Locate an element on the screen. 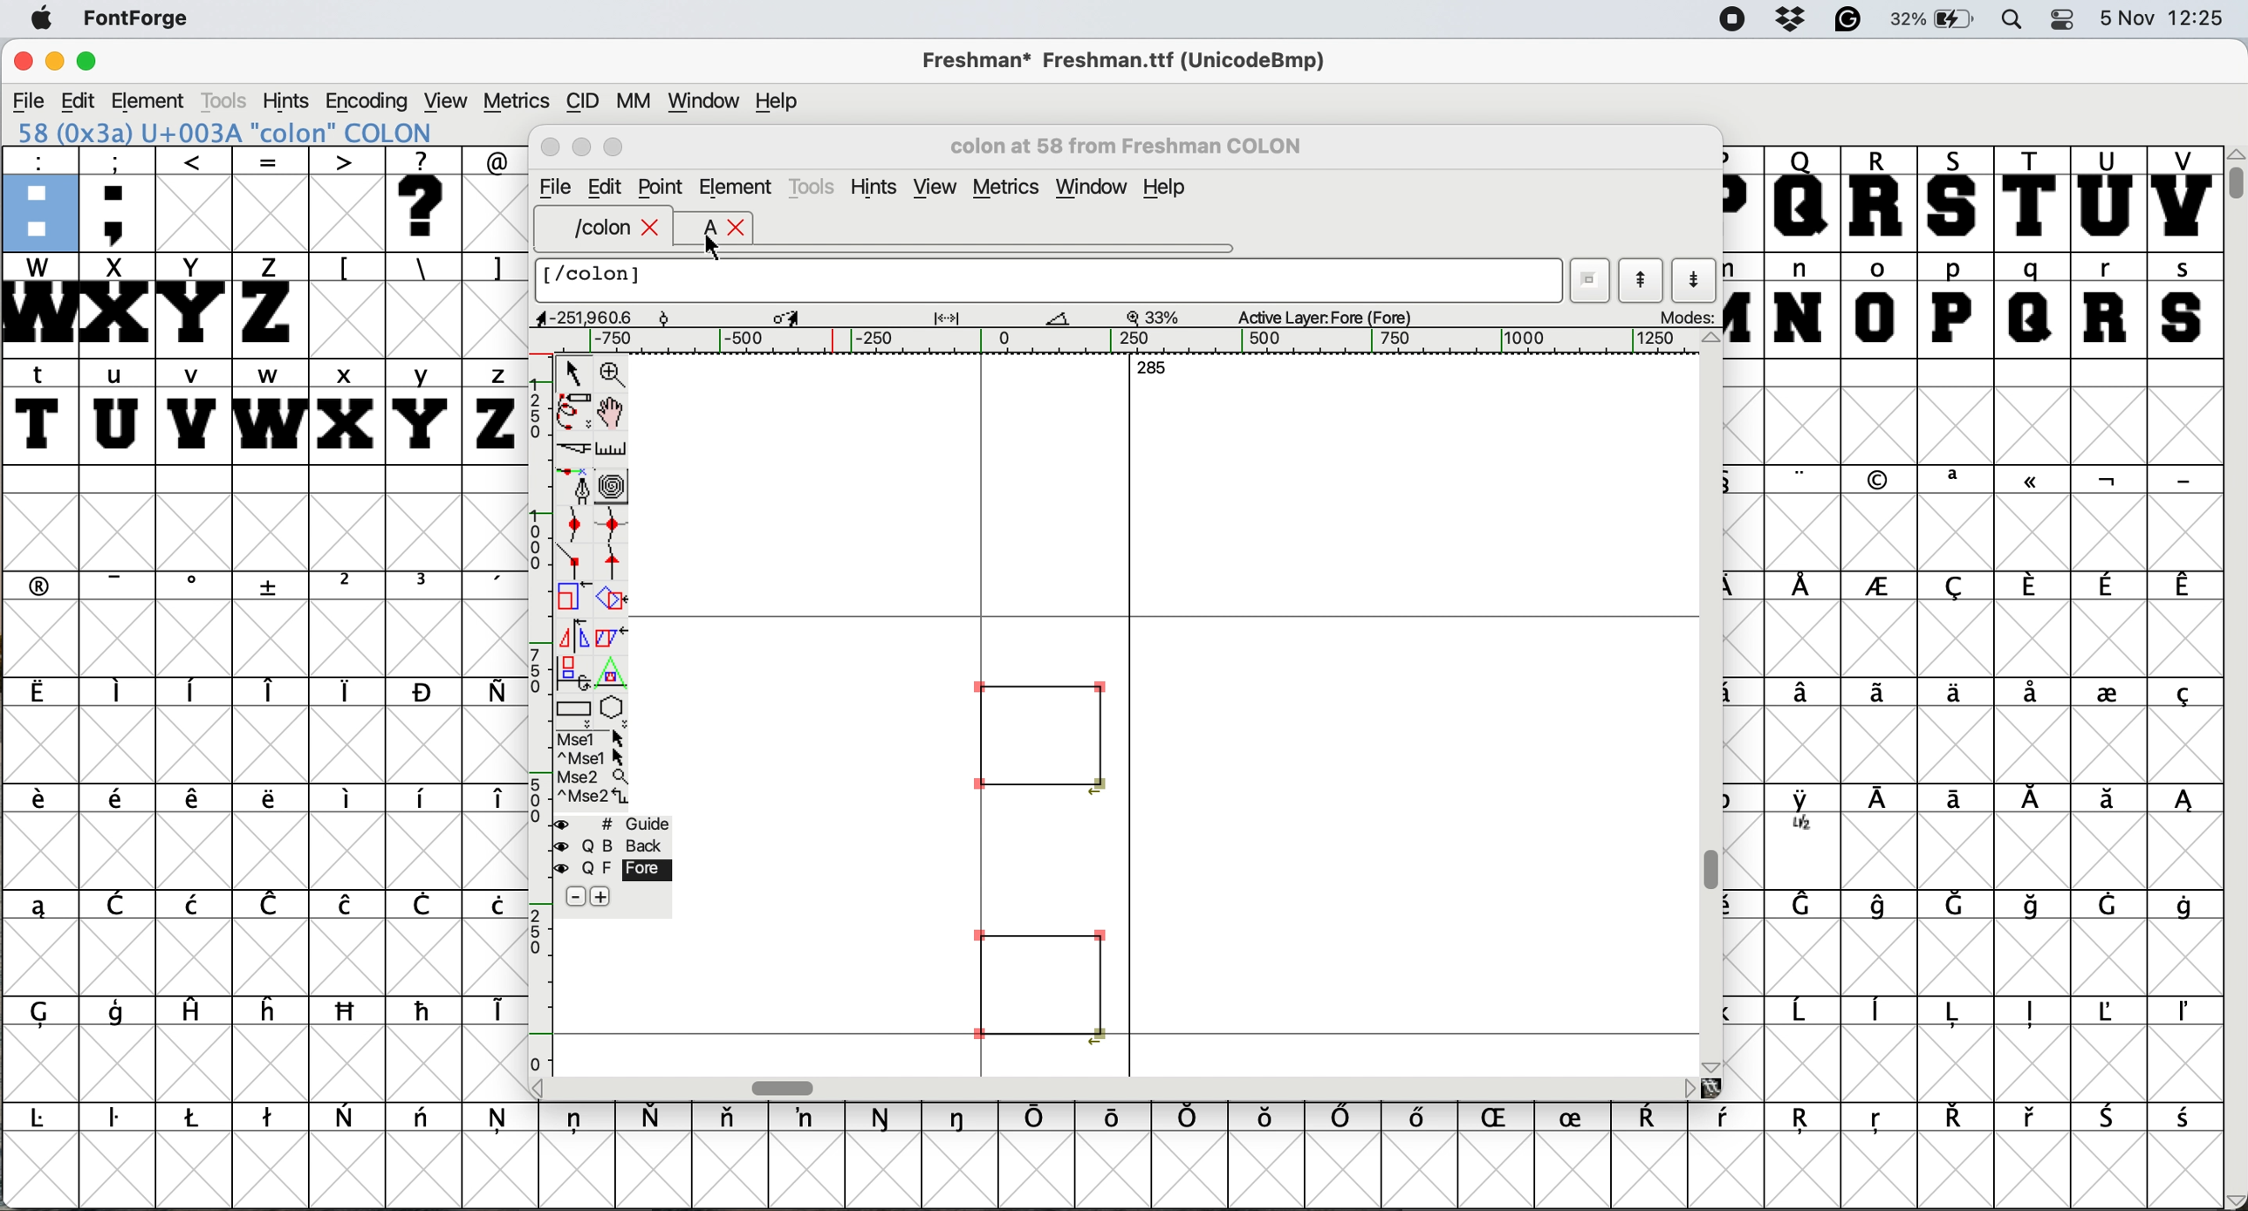 The image size is (2248, 1211). vertical scroll bar is located at coordinates (2234, 678).